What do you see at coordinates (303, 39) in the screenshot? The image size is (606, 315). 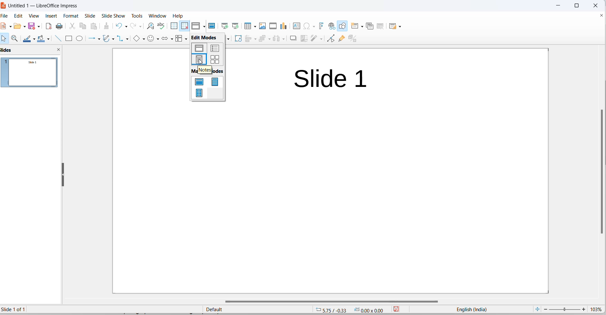 I see `crop an image` at bounding box center [303, 39].